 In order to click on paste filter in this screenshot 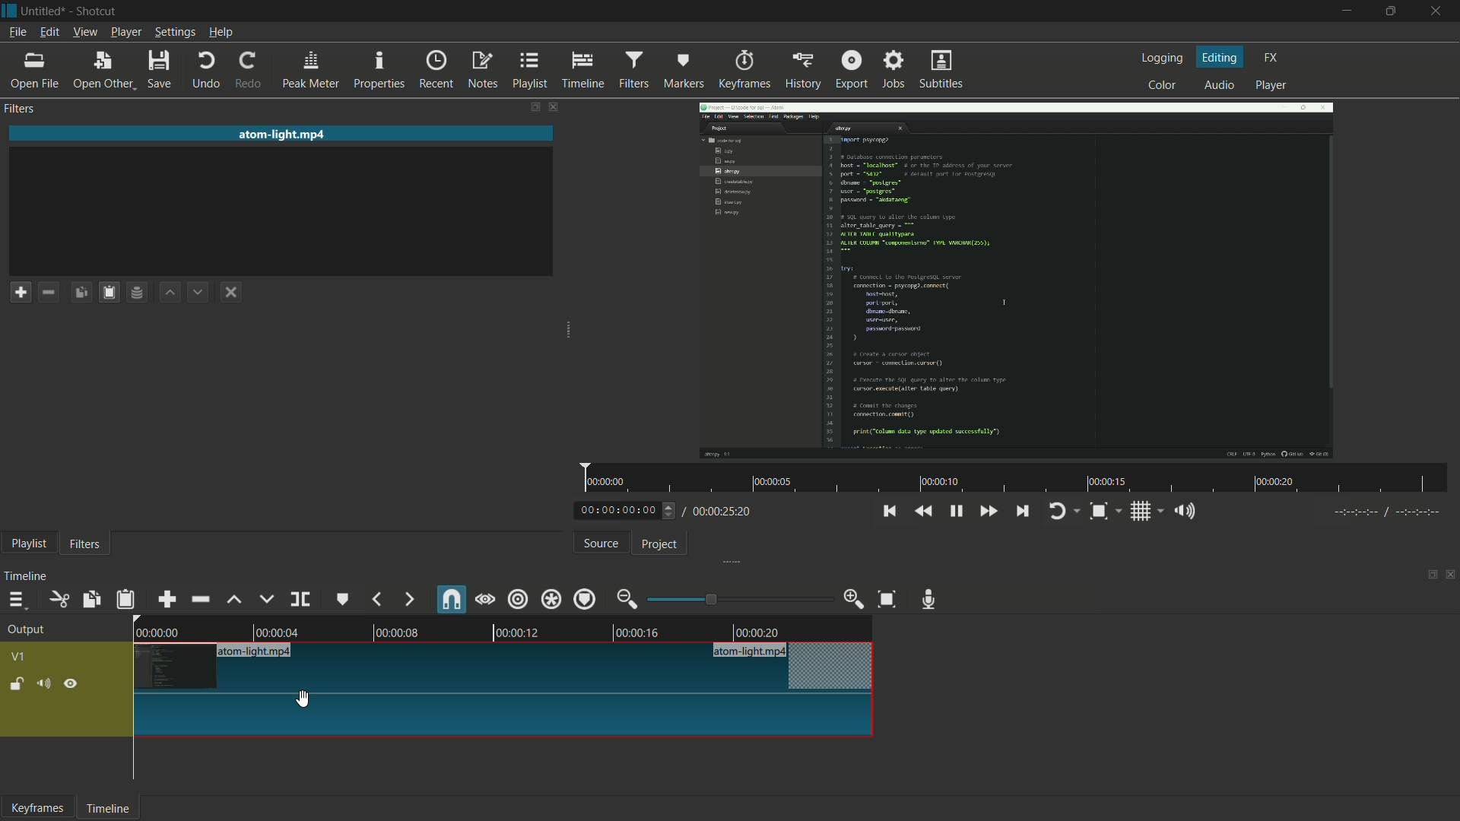, I will do `click(109, 293)`.